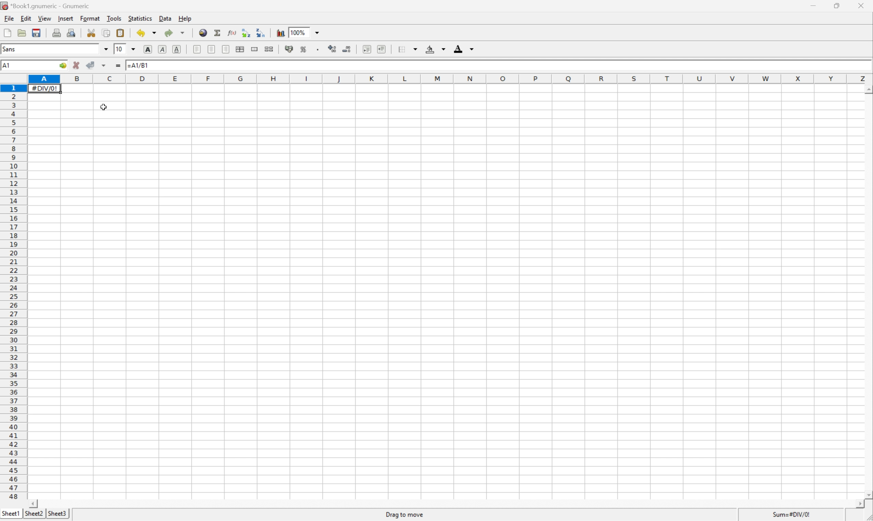 Image resolution: width=873 pixels, height=521 pixels. Describe the element at coordinates (92, 32) in the screenshot. I see `Cut the selection` at that location.